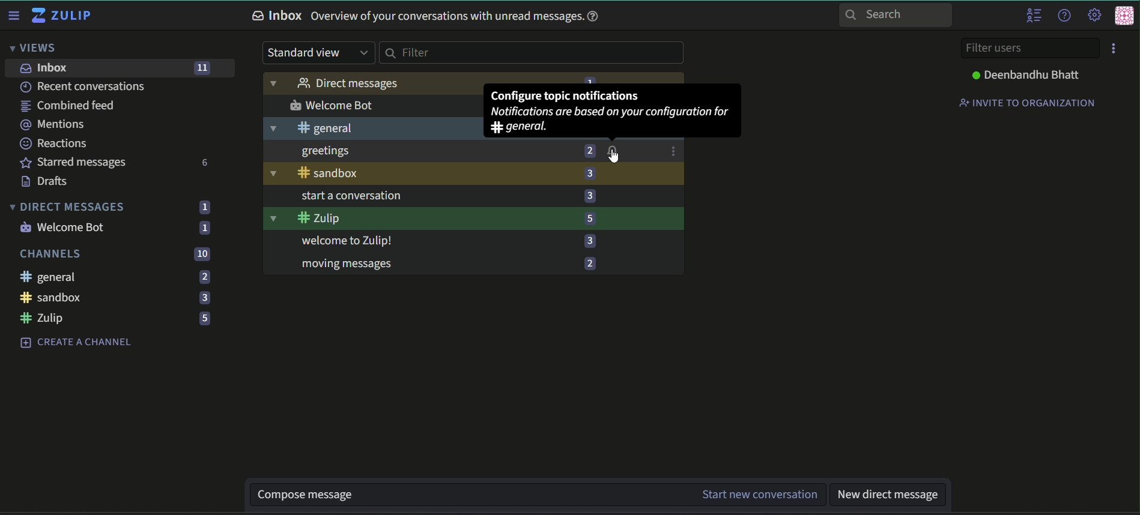  I want to click on filter users, so click(1030, 48).